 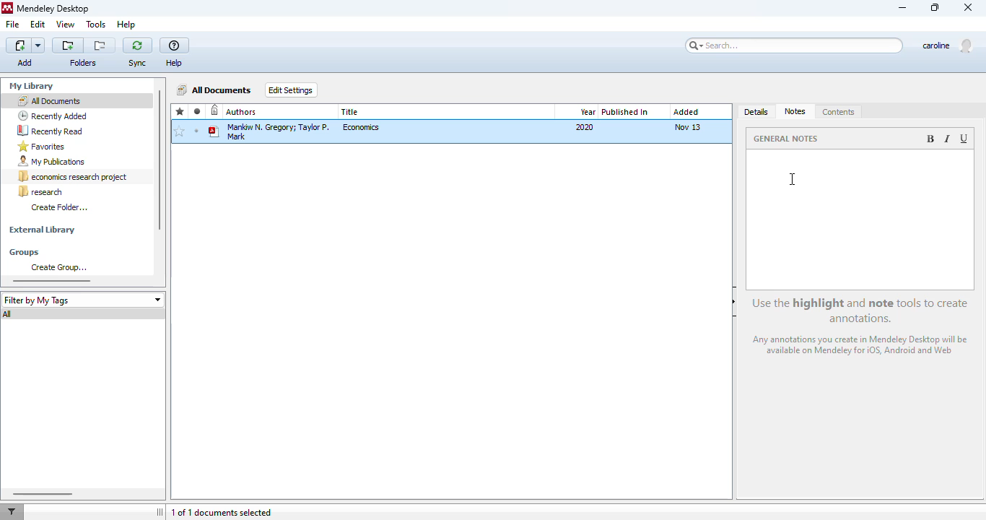 What do you see at coordinates (42, 230) in the screenshot?
I see `external library` at bounding box center [42, 230].